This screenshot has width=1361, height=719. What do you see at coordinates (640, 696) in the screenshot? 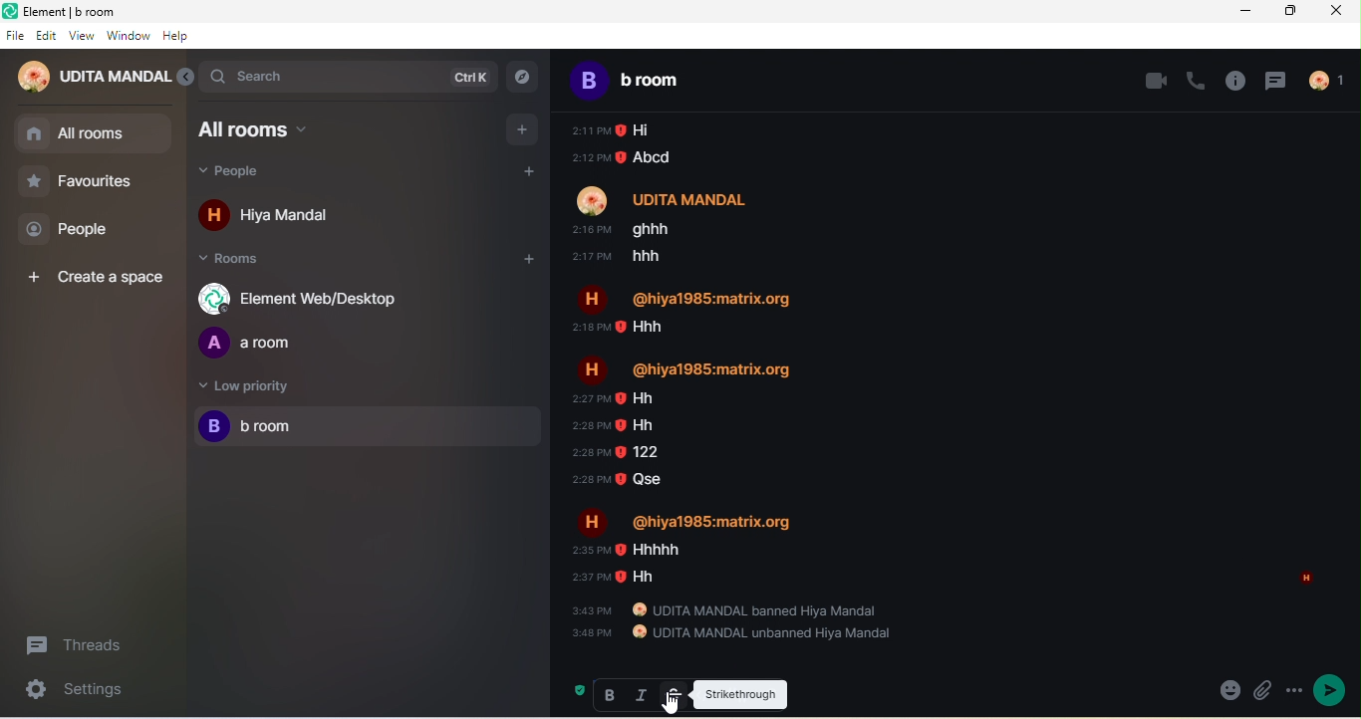
I see `italic` at bounding box center [640, 696].